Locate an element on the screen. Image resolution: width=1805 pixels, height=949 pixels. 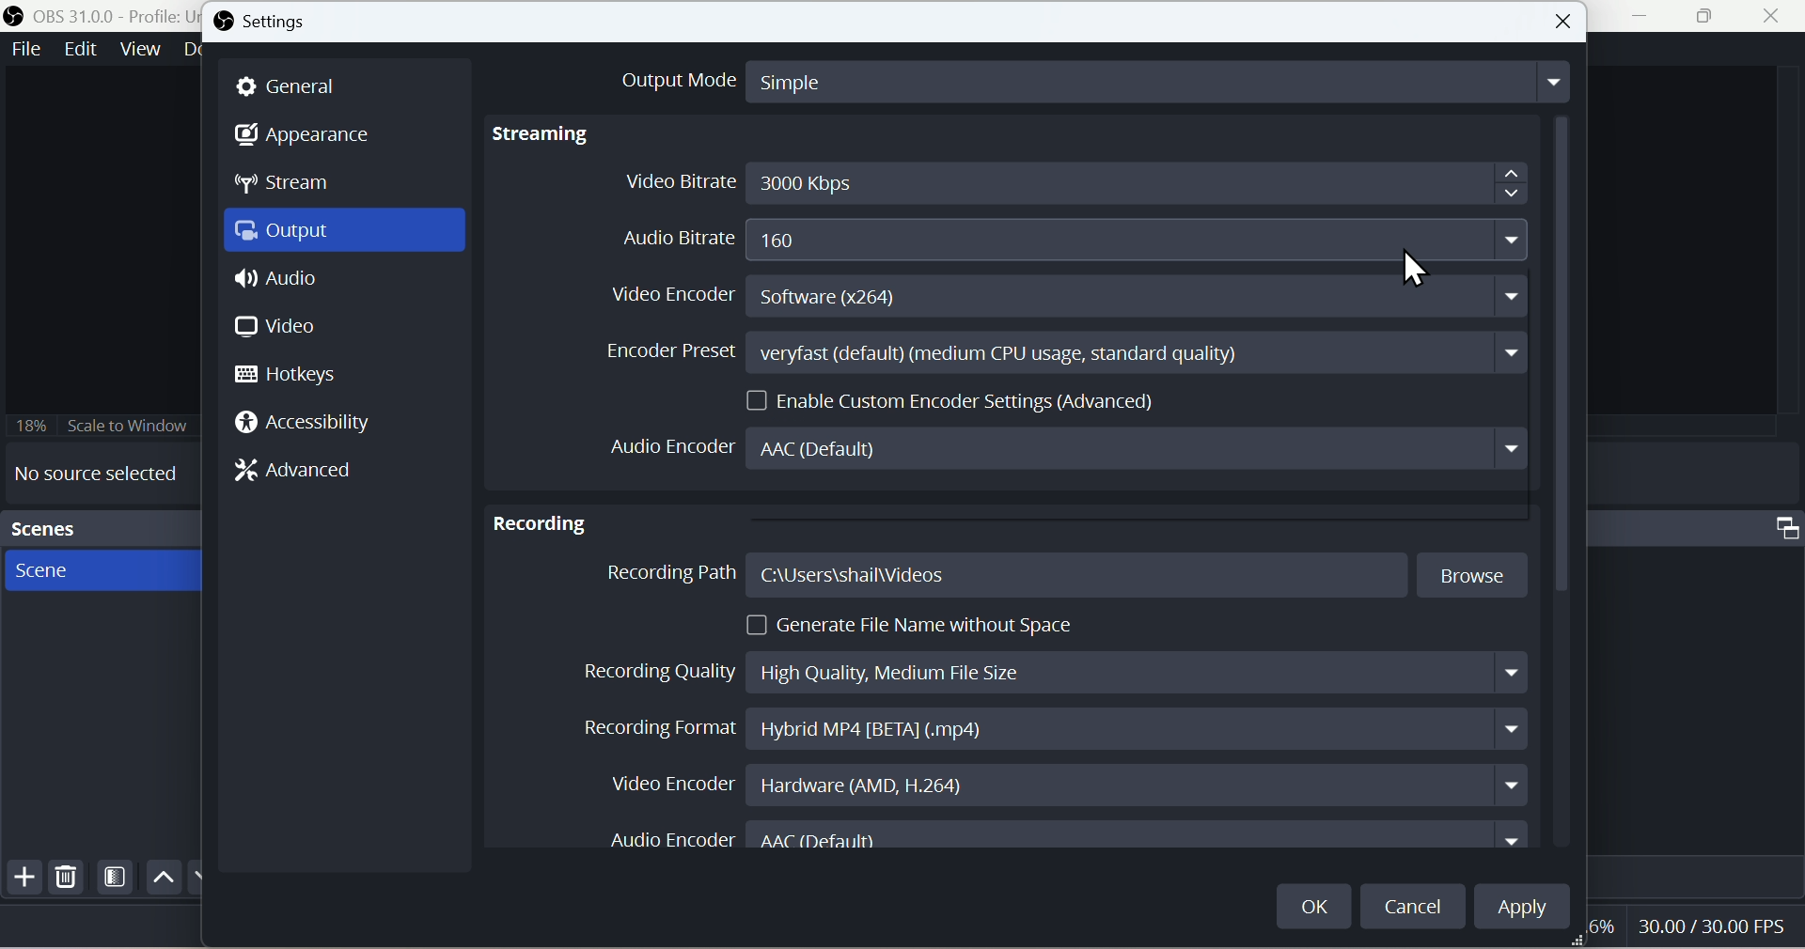
Generate File Name without Space is located at coordinates (917, 625).